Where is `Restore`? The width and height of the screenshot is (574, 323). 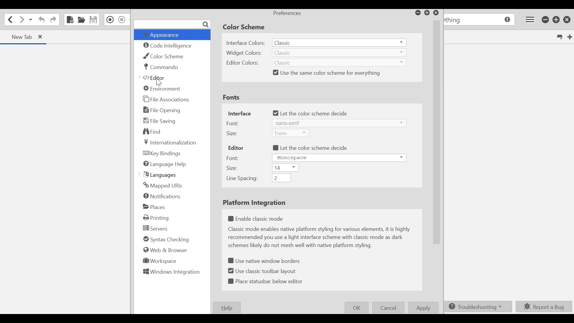 Restore is located at coordinates (557, 19).